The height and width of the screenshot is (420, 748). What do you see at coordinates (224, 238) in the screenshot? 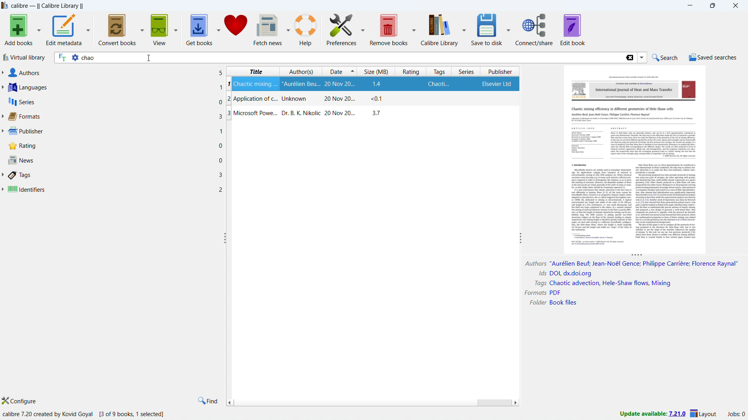
I see `resize` at bounding box center [224, 238].